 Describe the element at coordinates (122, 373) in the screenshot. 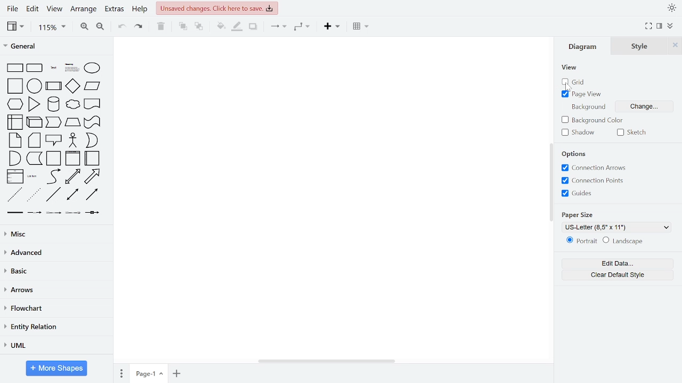

I see `pages` at that location.